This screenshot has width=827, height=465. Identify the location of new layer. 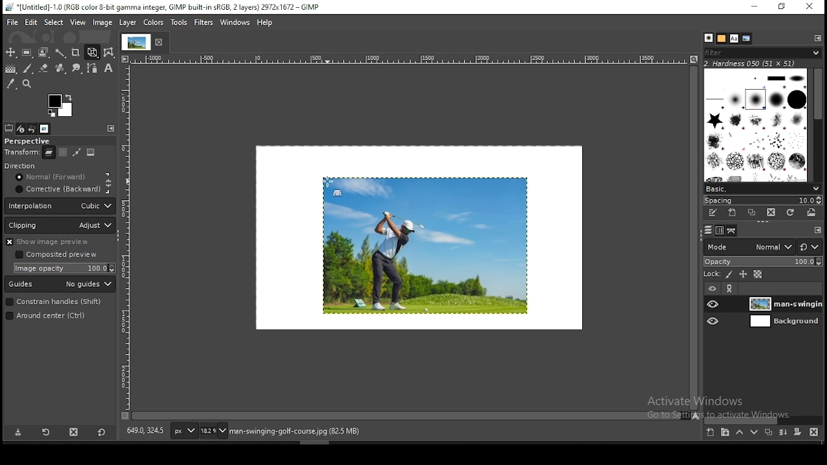
(709, 432).